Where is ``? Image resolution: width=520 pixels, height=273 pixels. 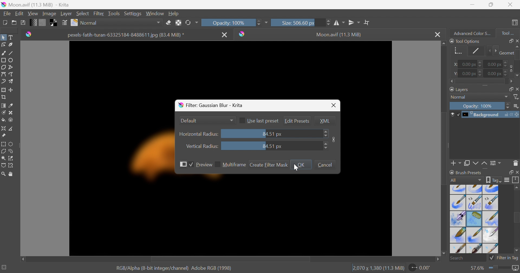  is located at coordinates (464, 41).